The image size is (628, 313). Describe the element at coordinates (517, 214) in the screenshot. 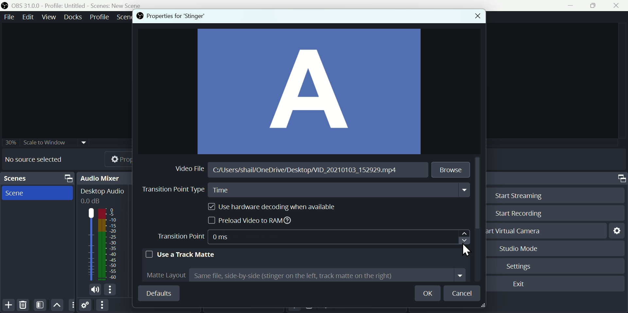

I see `Start recording` at that location.